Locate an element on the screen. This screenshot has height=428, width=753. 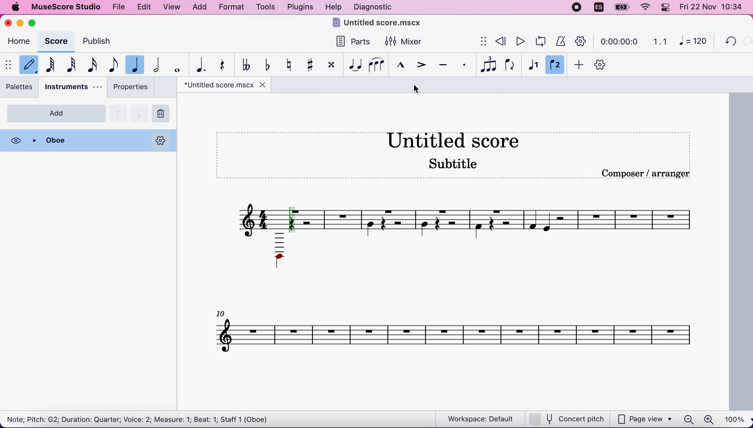
Note; Pitch: G2; Duration: Quarter; Voice: 2; Measure: 1; Beat: 1; Staff 1 (Oboe) is located at coordinates (142, 419).